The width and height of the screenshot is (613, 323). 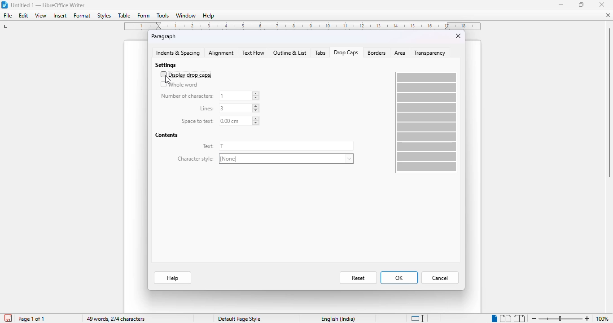 What do you see at coordinates (124, 15) in the screenshot?
I see `table` at bounding box center [124, 15].